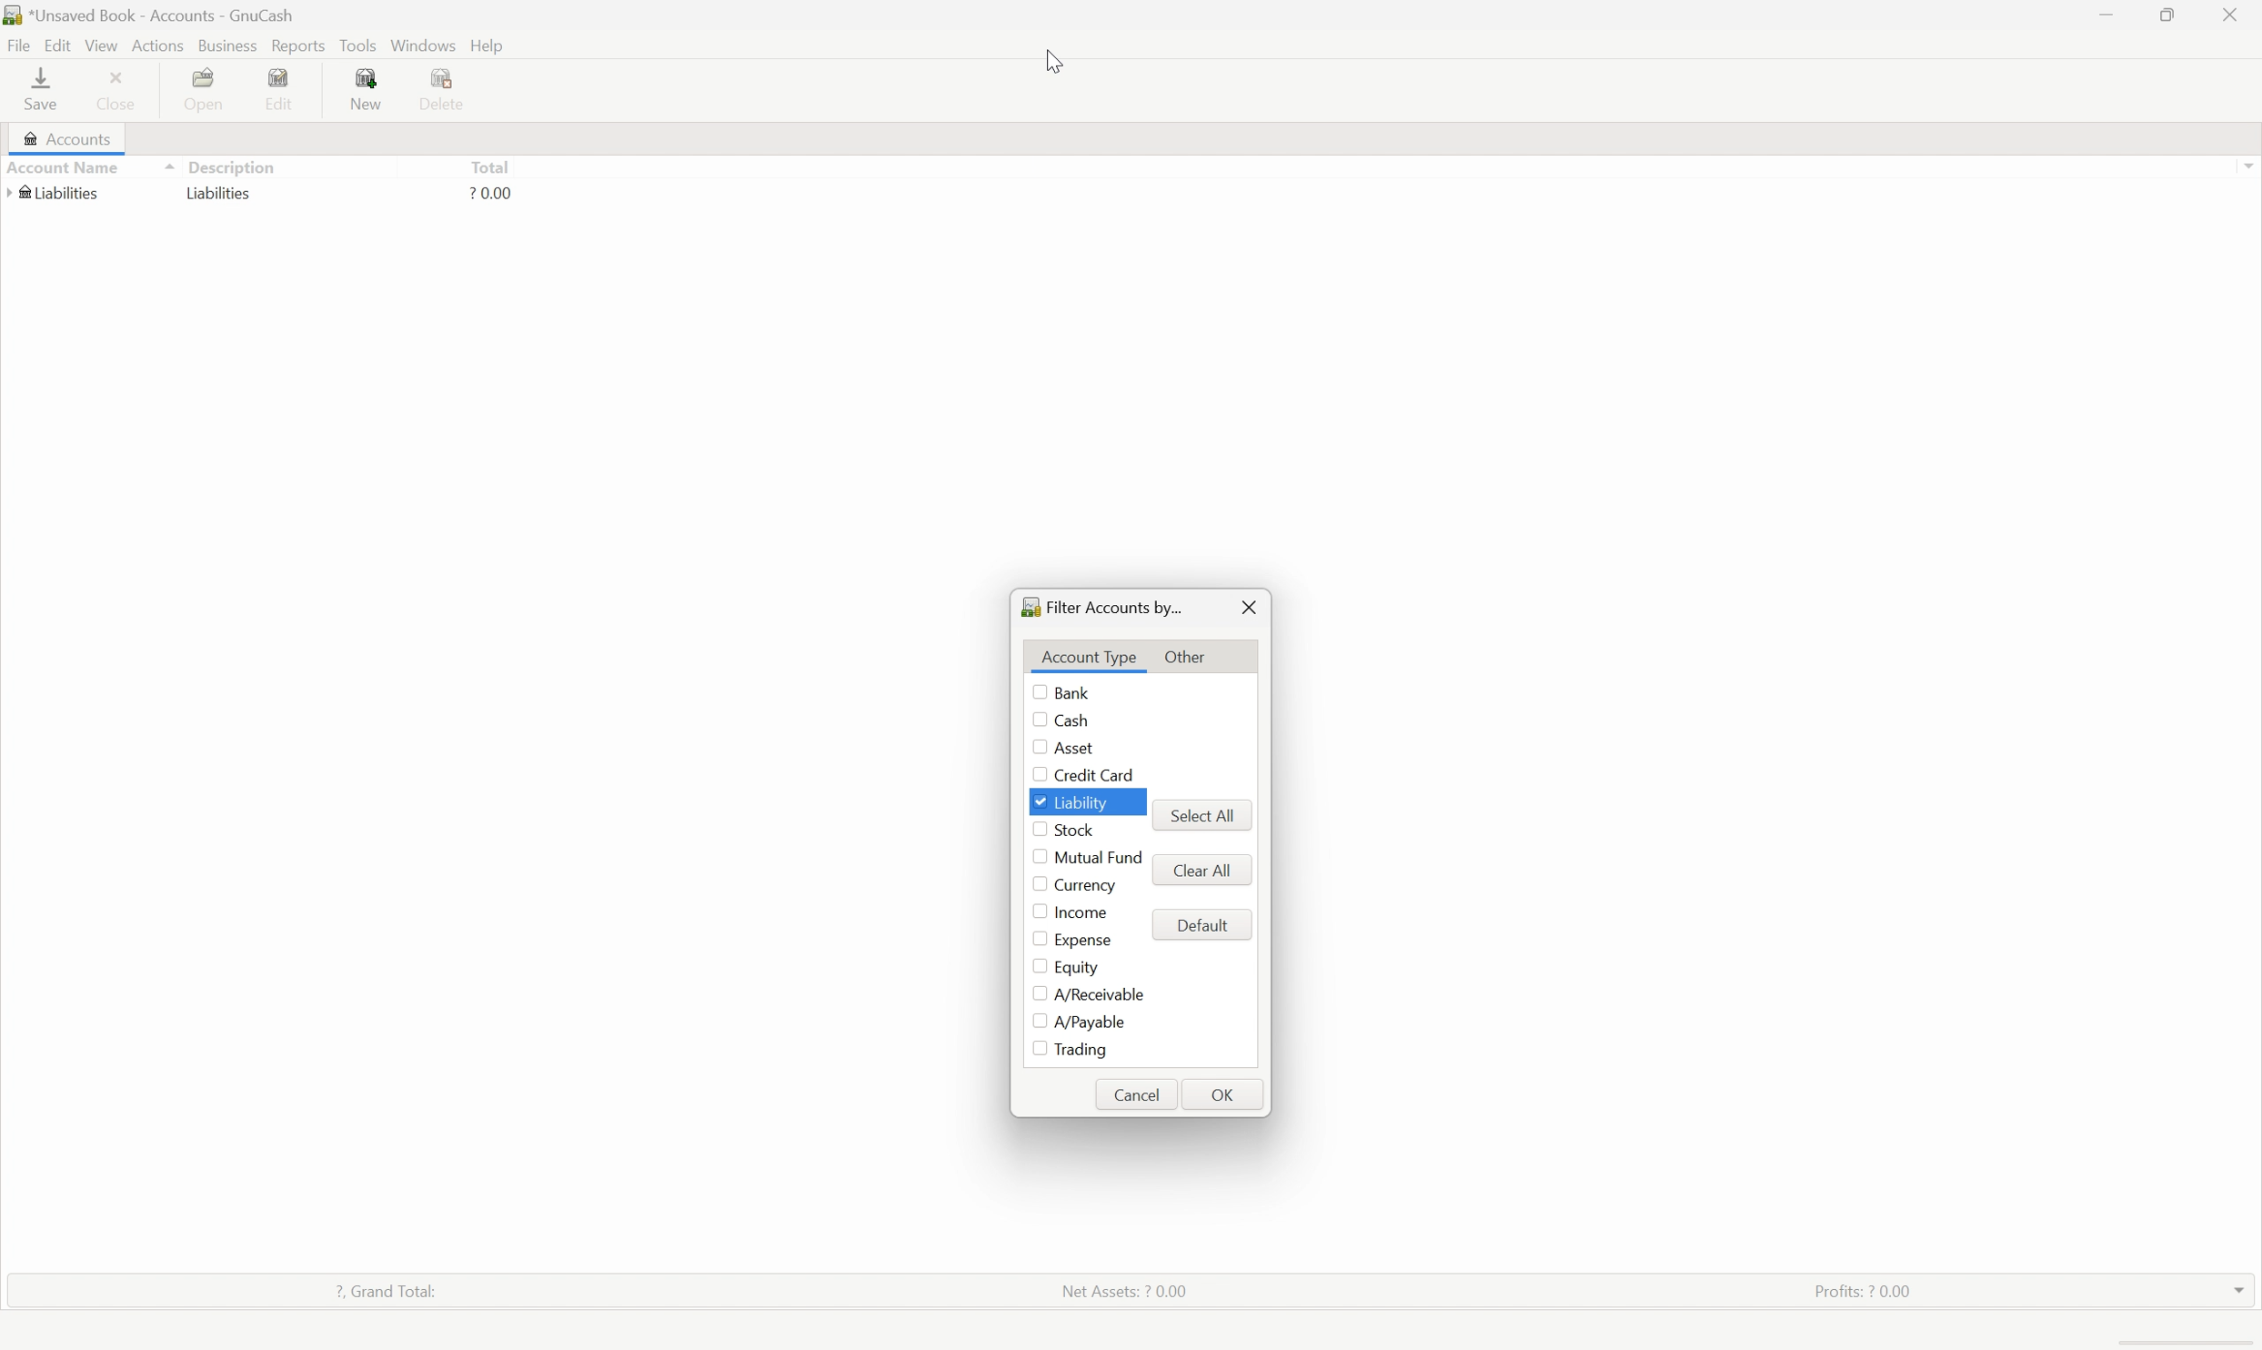  I want to click on Checkbox, so click(1037, 937).